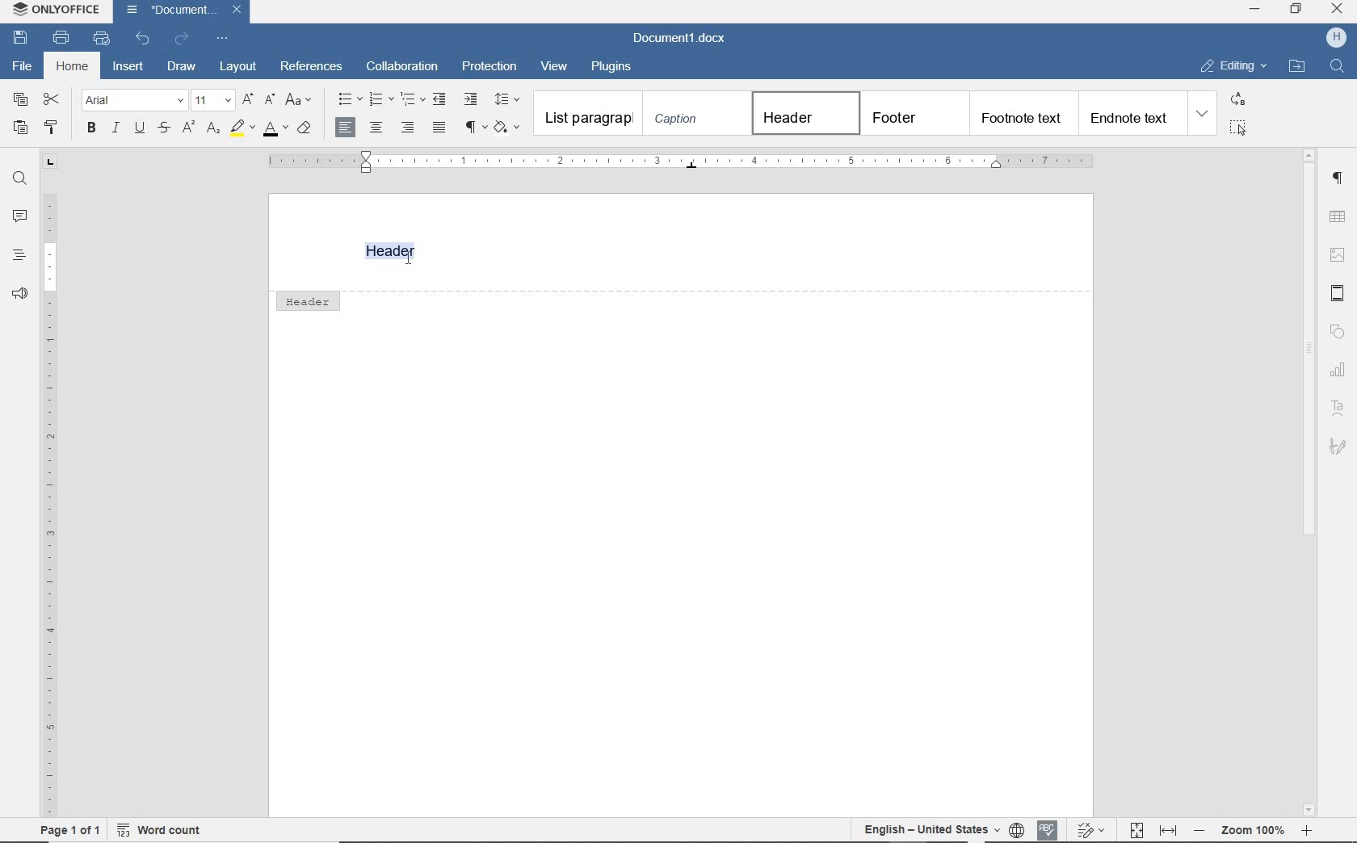 Image resolution: width=1357 pixels, height=843 pixels. Describe the element at coordinates (1339, 293) in the screenshot. I see `HEADER & FOOTER` at that location.